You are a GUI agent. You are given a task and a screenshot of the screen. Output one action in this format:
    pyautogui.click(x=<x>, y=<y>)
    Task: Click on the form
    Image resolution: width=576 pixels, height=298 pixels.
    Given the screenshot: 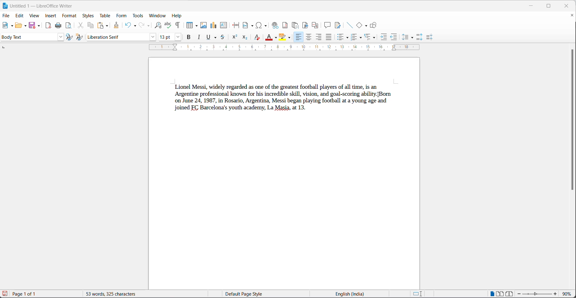 What is the action you would take?
    pyautogui.click(x=122, y=15)
    